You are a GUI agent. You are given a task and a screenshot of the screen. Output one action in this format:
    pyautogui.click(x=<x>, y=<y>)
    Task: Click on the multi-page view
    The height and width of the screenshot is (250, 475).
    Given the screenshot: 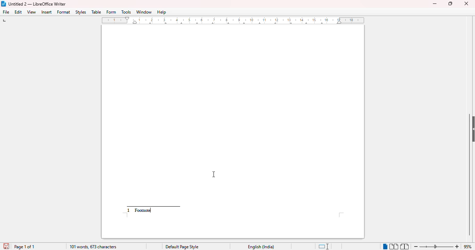 What is the action you would take?
    pyautogui.click(x=394, y=247)
    